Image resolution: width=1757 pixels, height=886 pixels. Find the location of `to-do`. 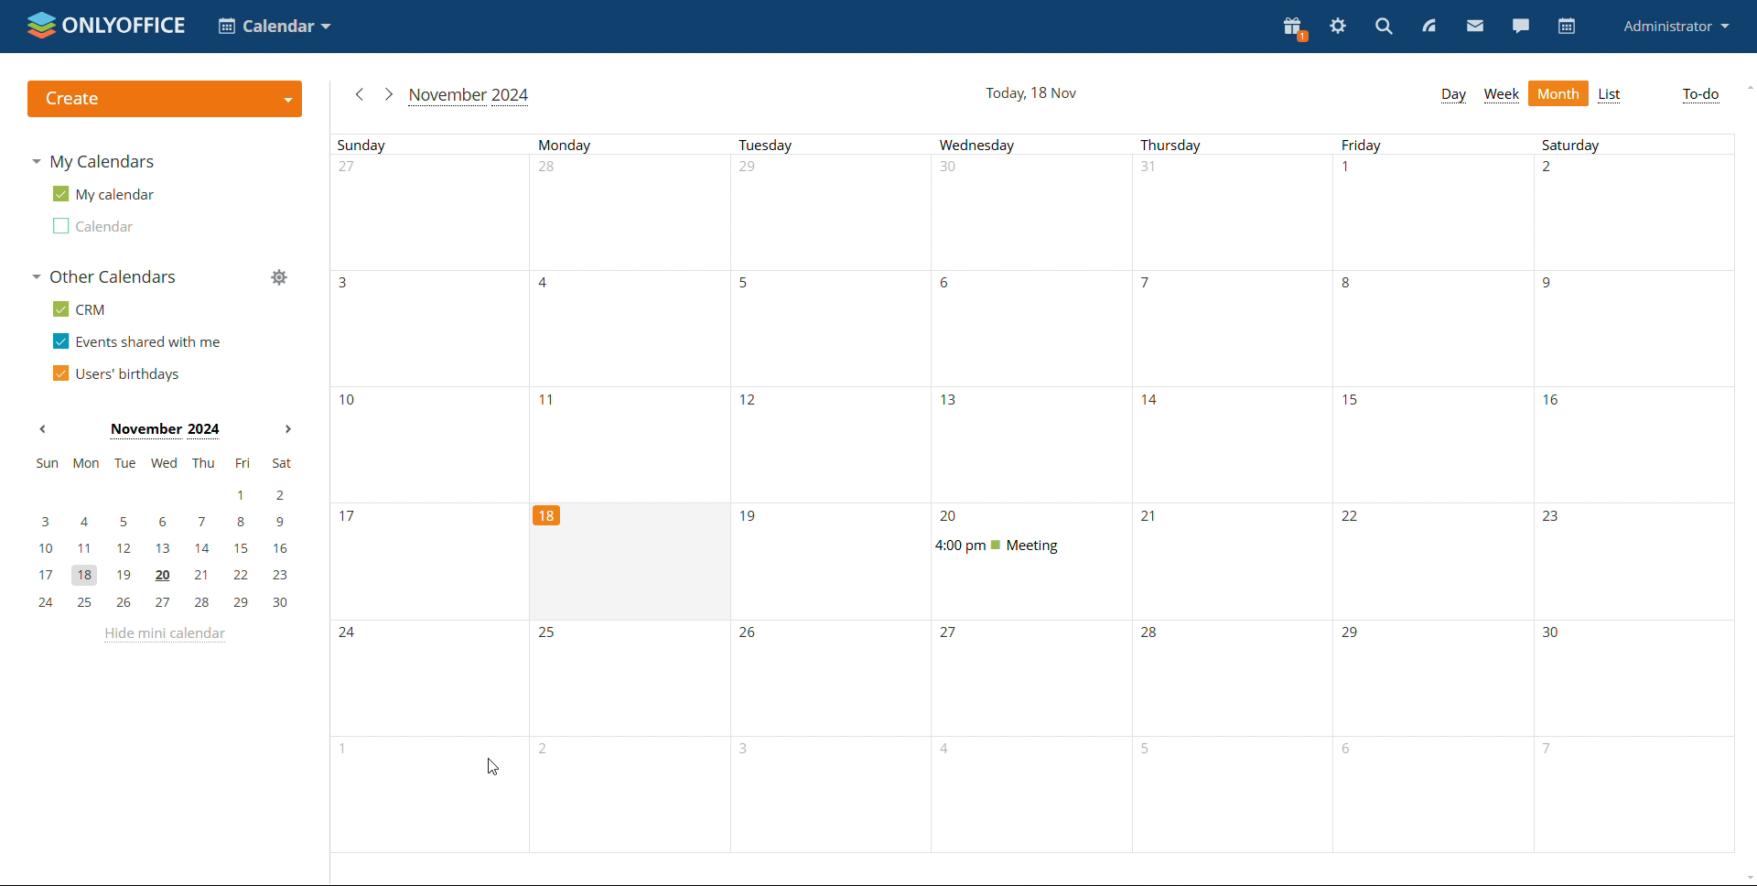

to-do is located at coordinates (1699, 96).